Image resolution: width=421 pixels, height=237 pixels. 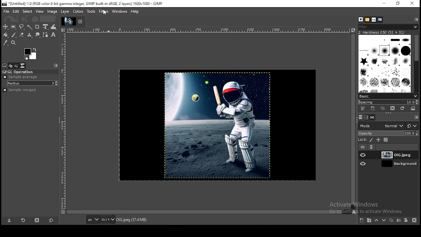 I want to click on delete this brush, so click(x=392, y=108).